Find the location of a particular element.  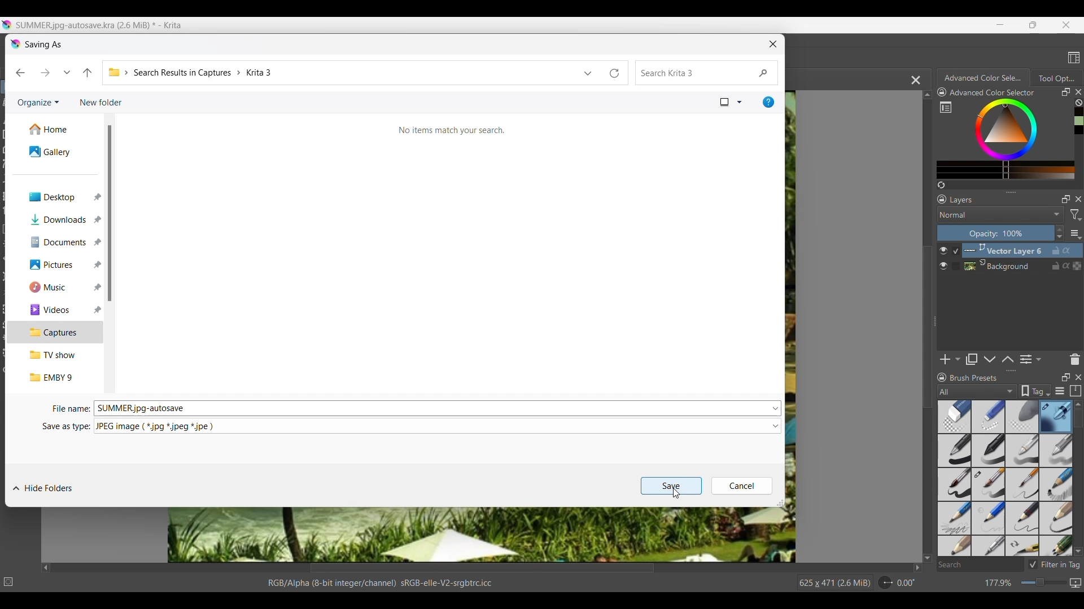

Change height of panels attached to this line is located at coordinates (992, 370).